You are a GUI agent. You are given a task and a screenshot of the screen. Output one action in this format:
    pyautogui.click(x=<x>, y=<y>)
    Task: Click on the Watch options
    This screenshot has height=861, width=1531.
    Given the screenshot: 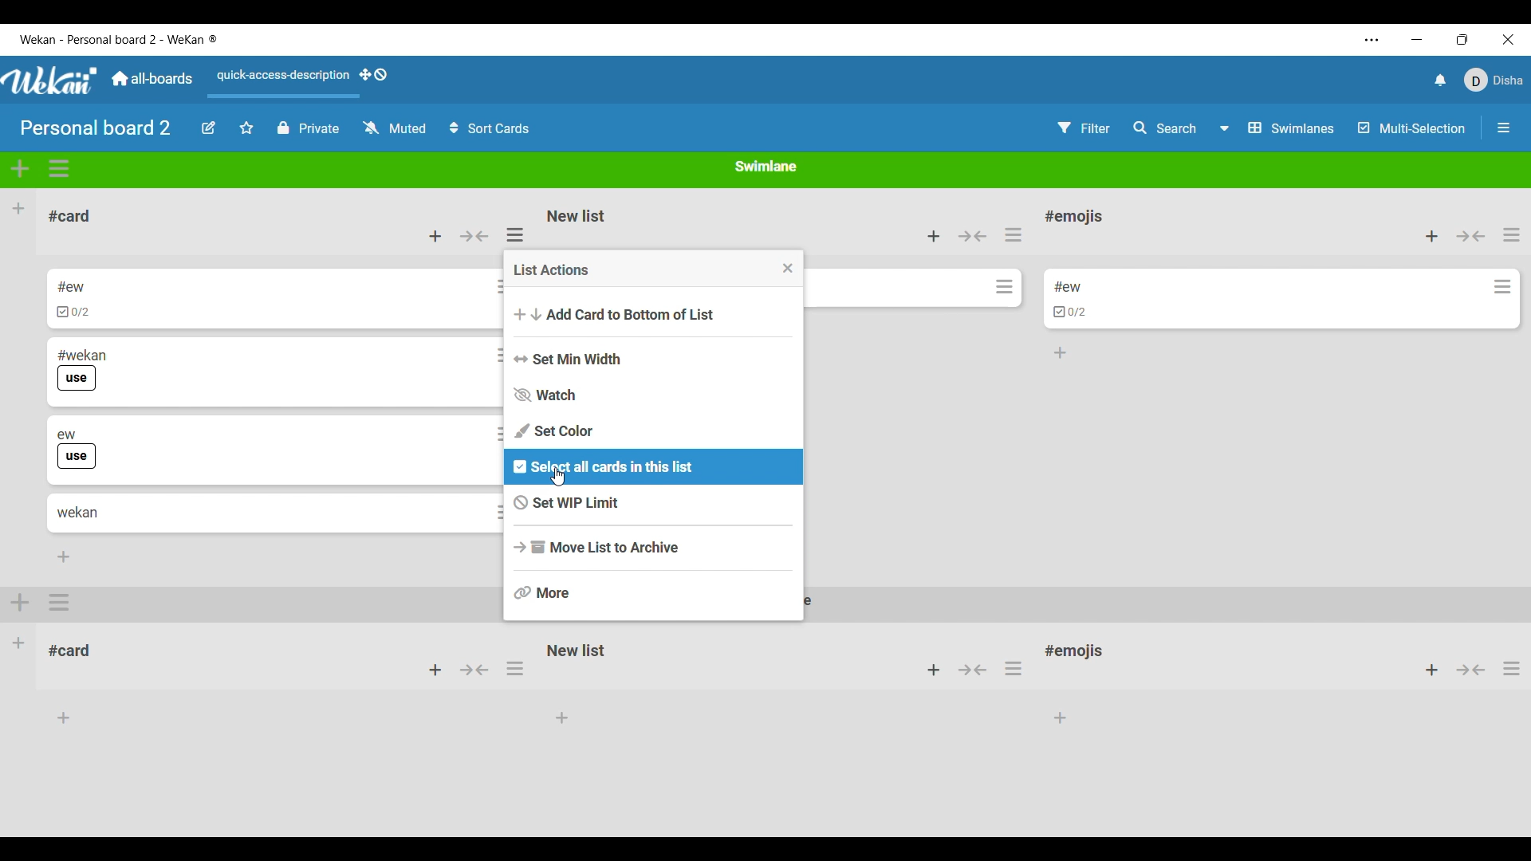 What is the action you would take?
    pyautogui.click(x=395, y=128)
    